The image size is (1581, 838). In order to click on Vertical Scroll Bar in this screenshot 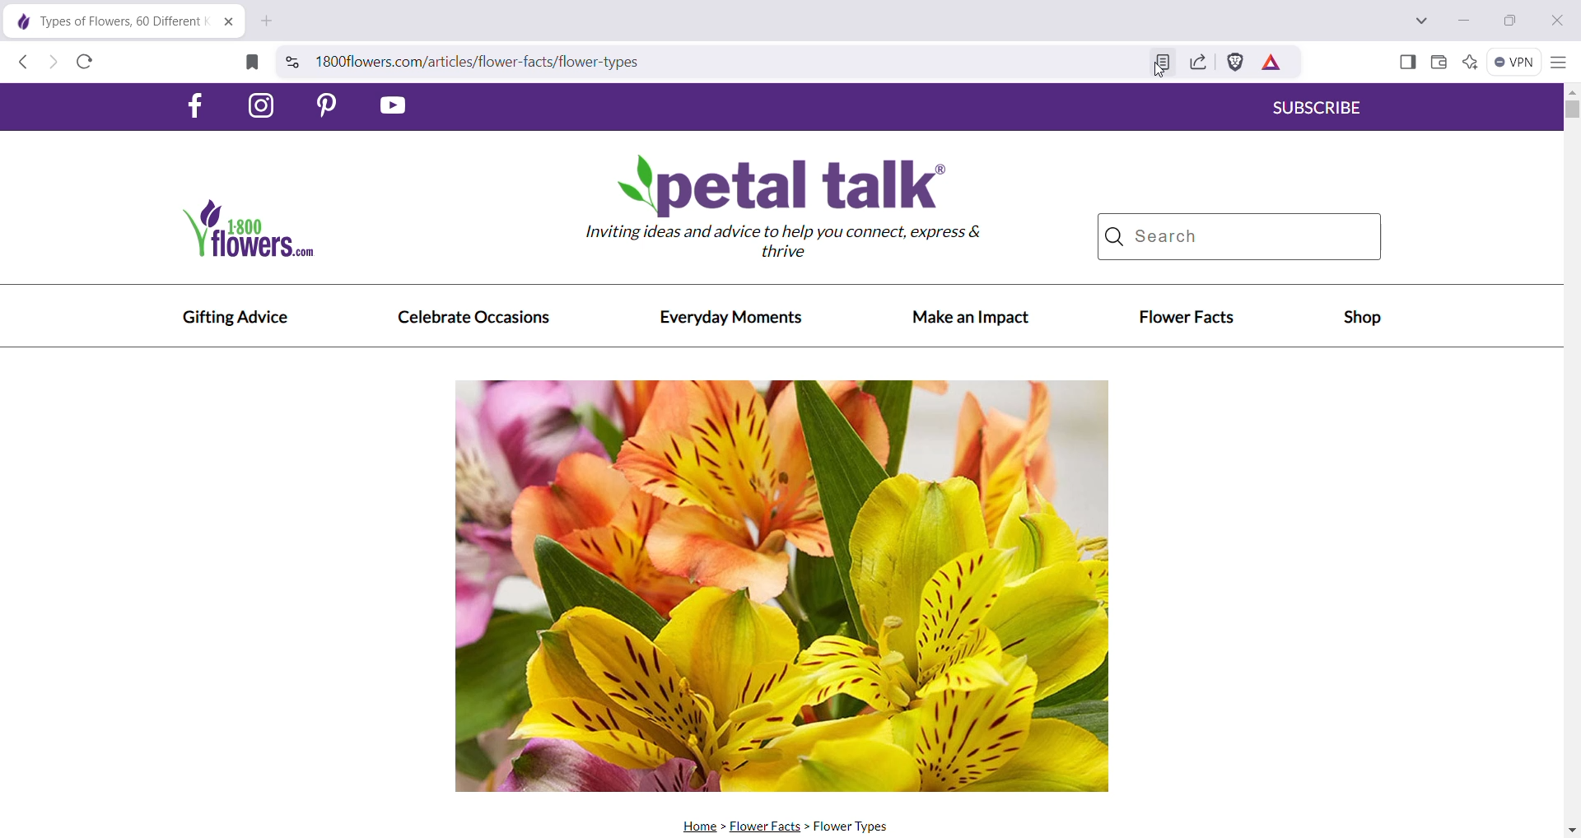, I will do `click(1571, 460)`.